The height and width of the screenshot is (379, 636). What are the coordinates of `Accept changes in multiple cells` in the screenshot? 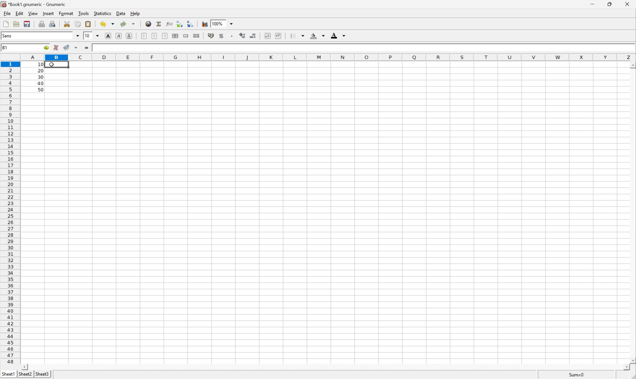 It's located at (77, 48).